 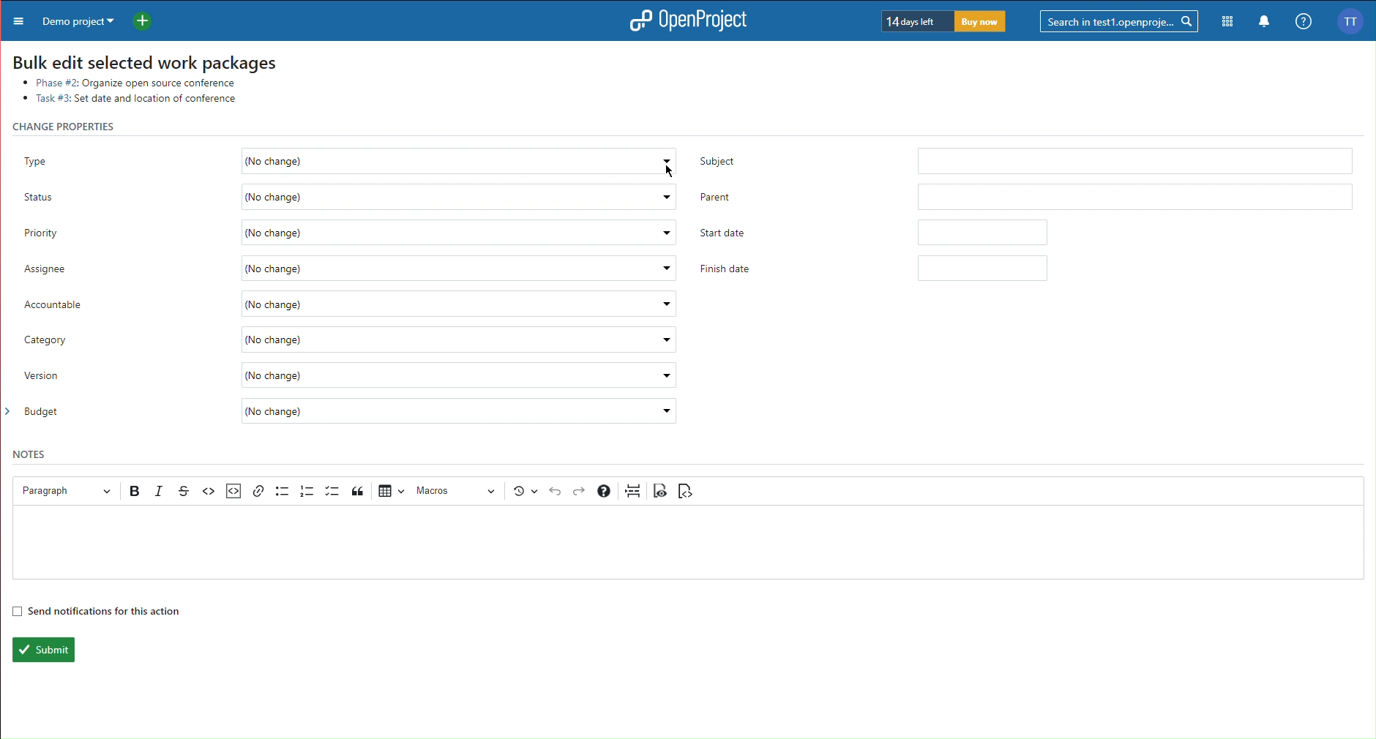 I want to click on Redo, so click(x=580, y=492).